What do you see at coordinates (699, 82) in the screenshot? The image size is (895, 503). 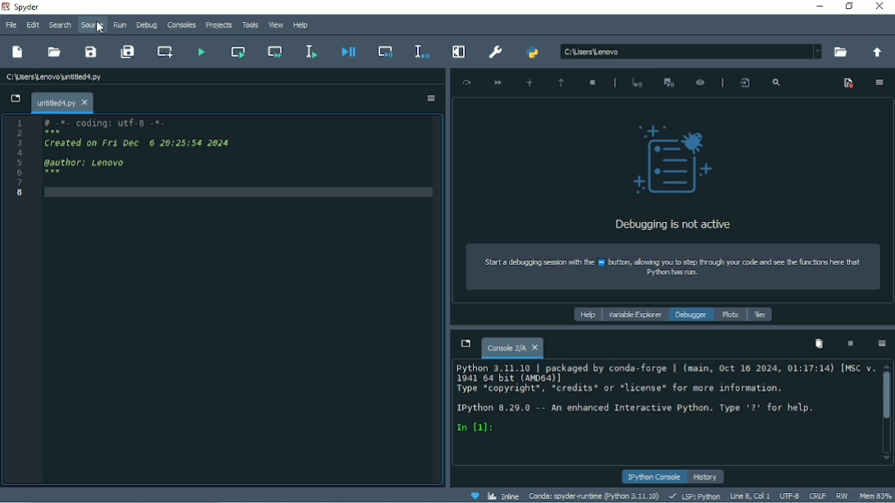 I see `Inspect execution` at bounding box center [699, 82].